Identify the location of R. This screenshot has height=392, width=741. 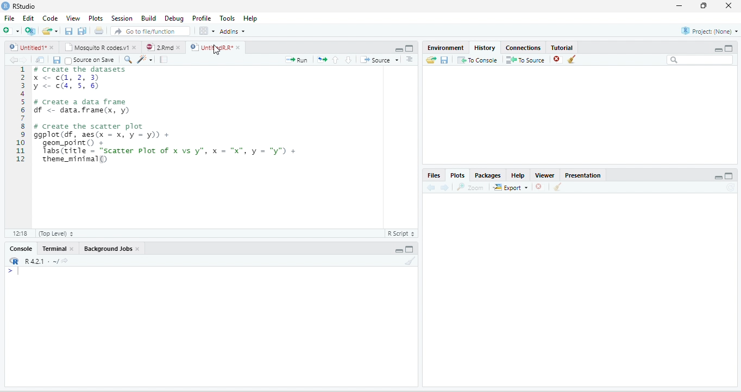
(14, 261).